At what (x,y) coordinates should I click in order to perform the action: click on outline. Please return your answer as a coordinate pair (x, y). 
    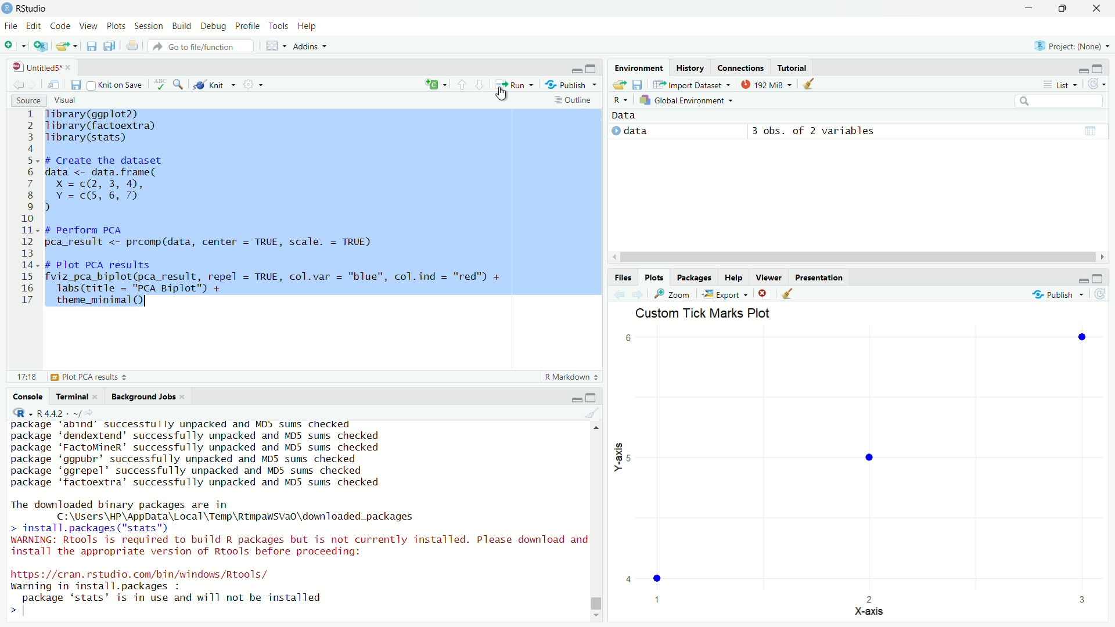
    Looking at the image, I should click on (573, 101).